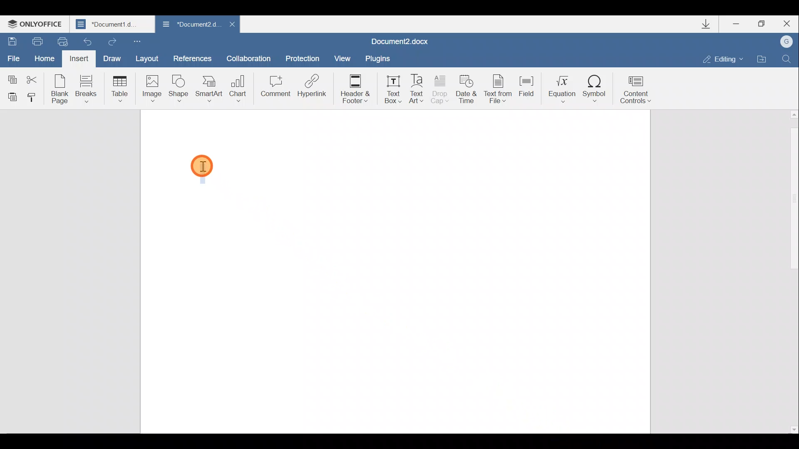 The image size is (799, 449). I want to click on Field, so click(526, 89).